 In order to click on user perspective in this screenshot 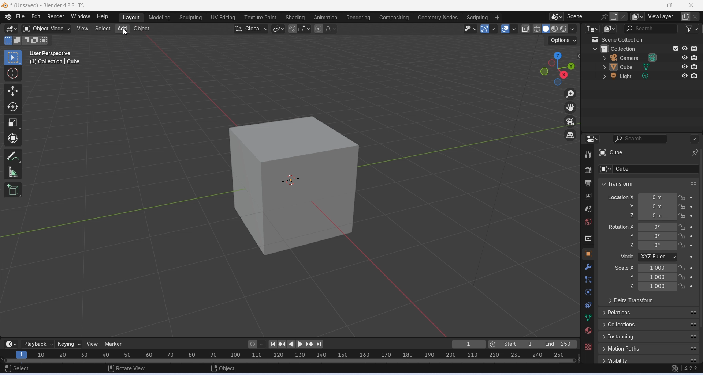, I will do `click(53, 54)`.